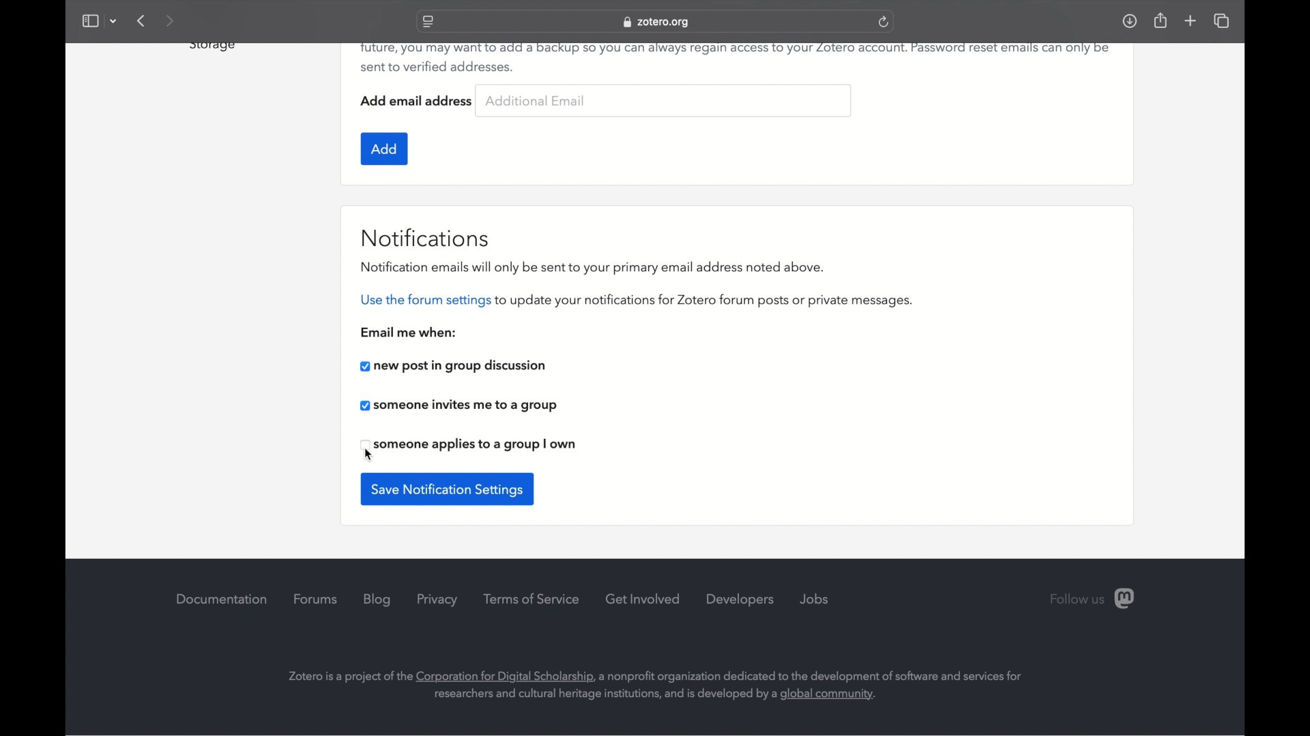 This screenshot has width=1310, height=736. I want to click on documentation, so click(221, 598).